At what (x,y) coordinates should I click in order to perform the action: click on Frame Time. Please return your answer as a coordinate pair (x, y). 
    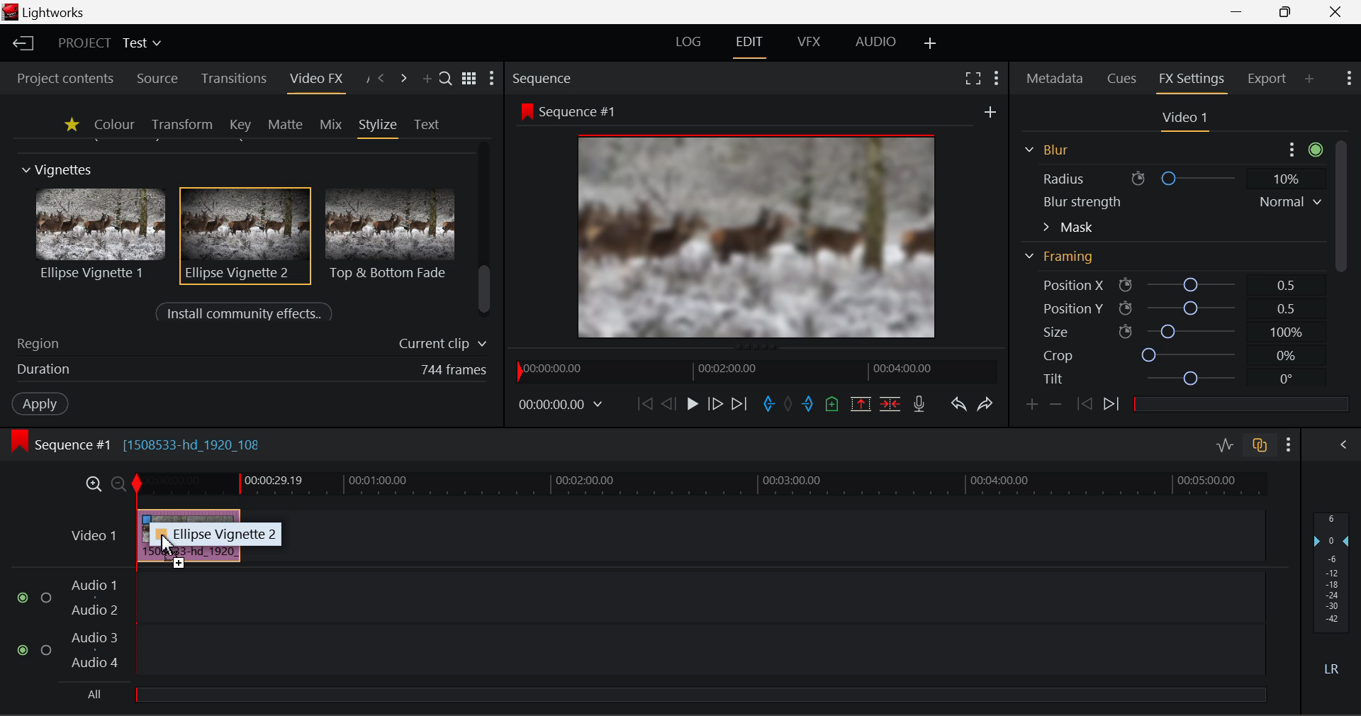
    Looking at the image, I should click on (561, 403).